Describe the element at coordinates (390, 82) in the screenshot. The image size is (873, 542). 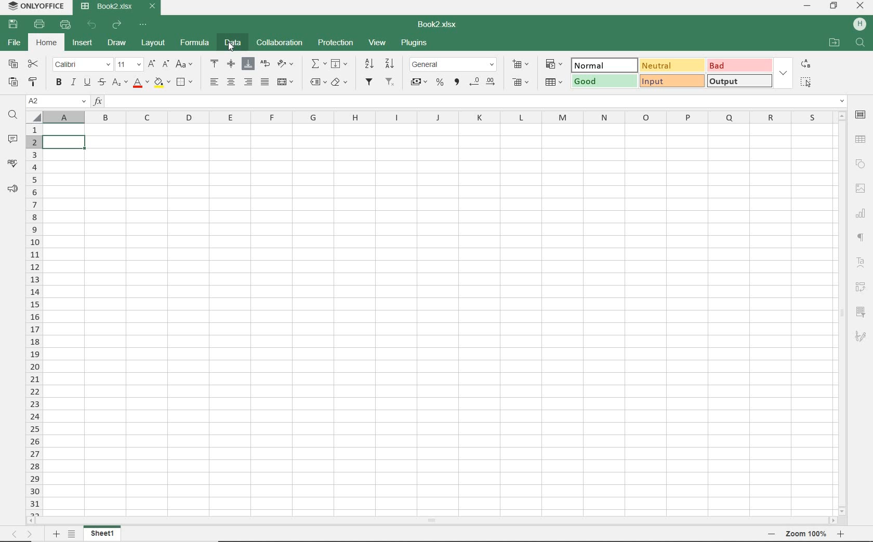
I see `REMOVE FILTER` at that location.